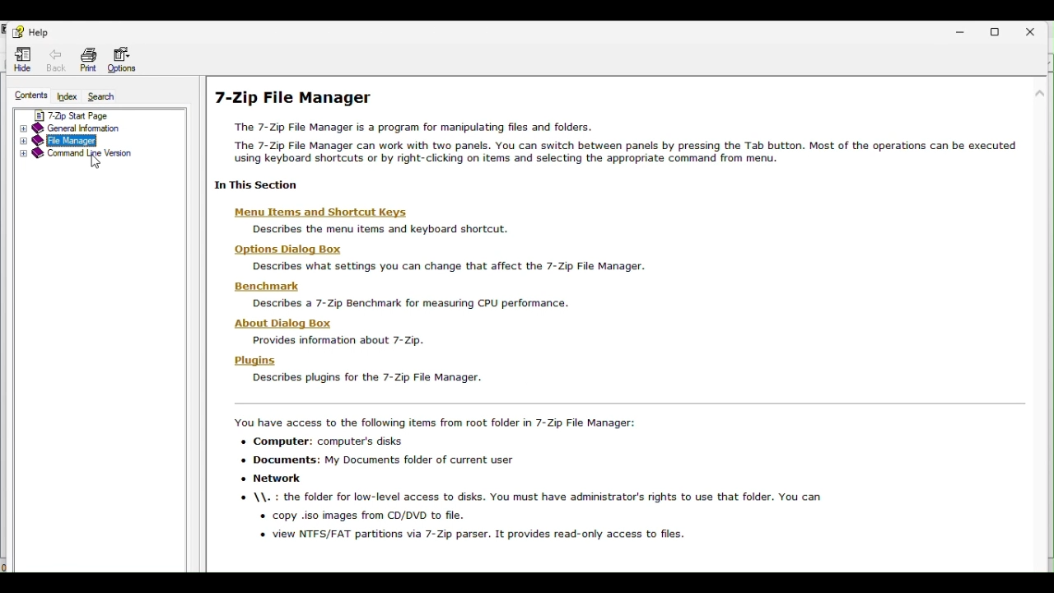  What do you see at coordinates (366, 377) in the screenshot?
I see `| Describes plugins for the 7-Zip File Manager.` at bounding box center [366, 377].